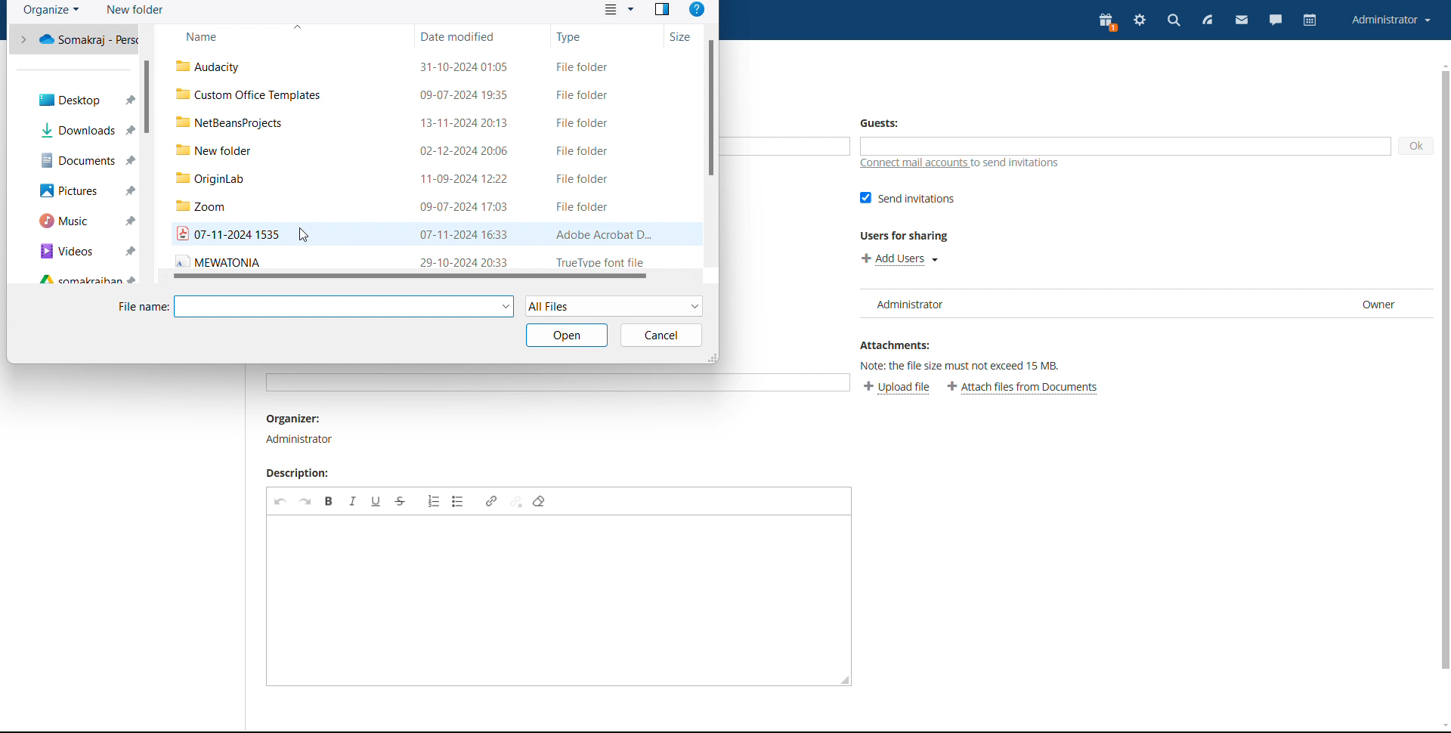 The image size is (1451, 733). What do you see at coordinates (900, 348) in the screenshot?
I see `Attachments ` at bounding box center [900, 348].